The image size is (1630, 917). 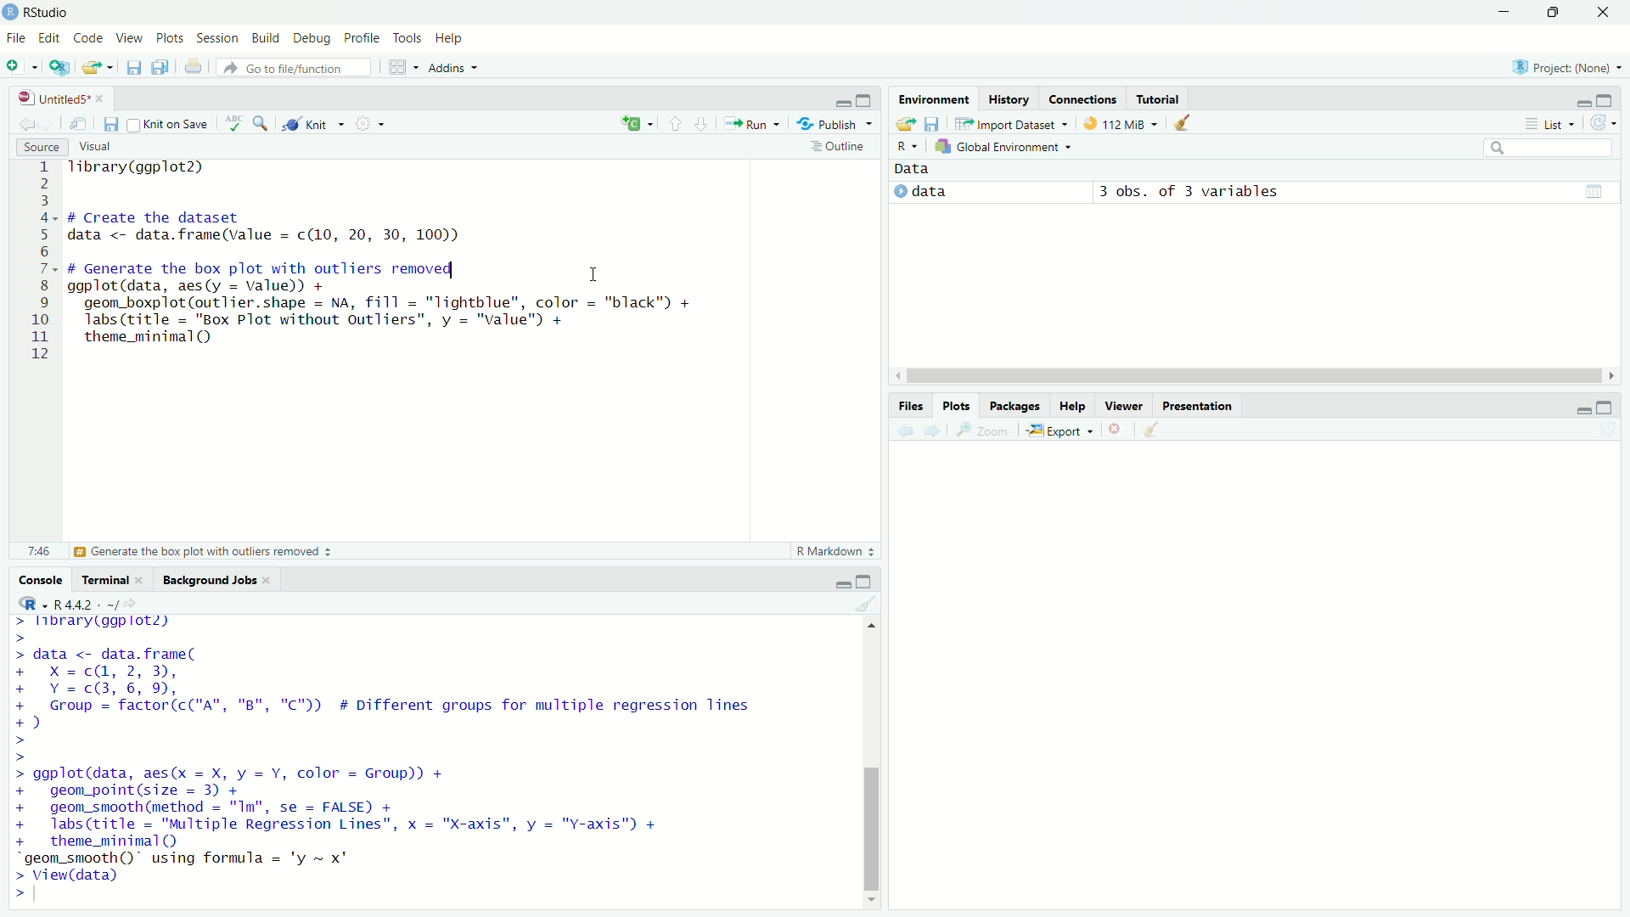 What do you see at coordinates (845, 579) in the screenshot?
I see `minimise` at bounding box center [845, 579].